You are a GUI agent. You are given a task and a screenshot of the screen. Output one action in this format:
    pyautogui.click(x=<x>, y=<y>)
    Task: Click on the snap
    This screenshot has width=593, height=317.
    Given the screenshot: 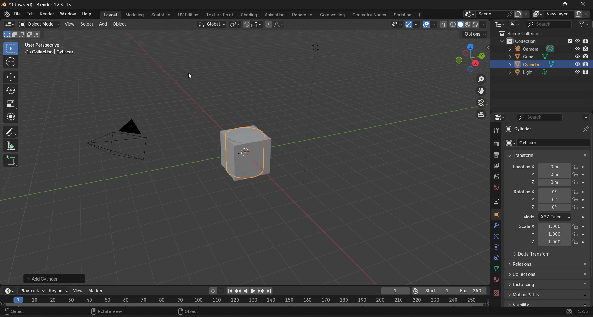 What is the action you would take?
    pyautogui.click(x=247, y=25)
    